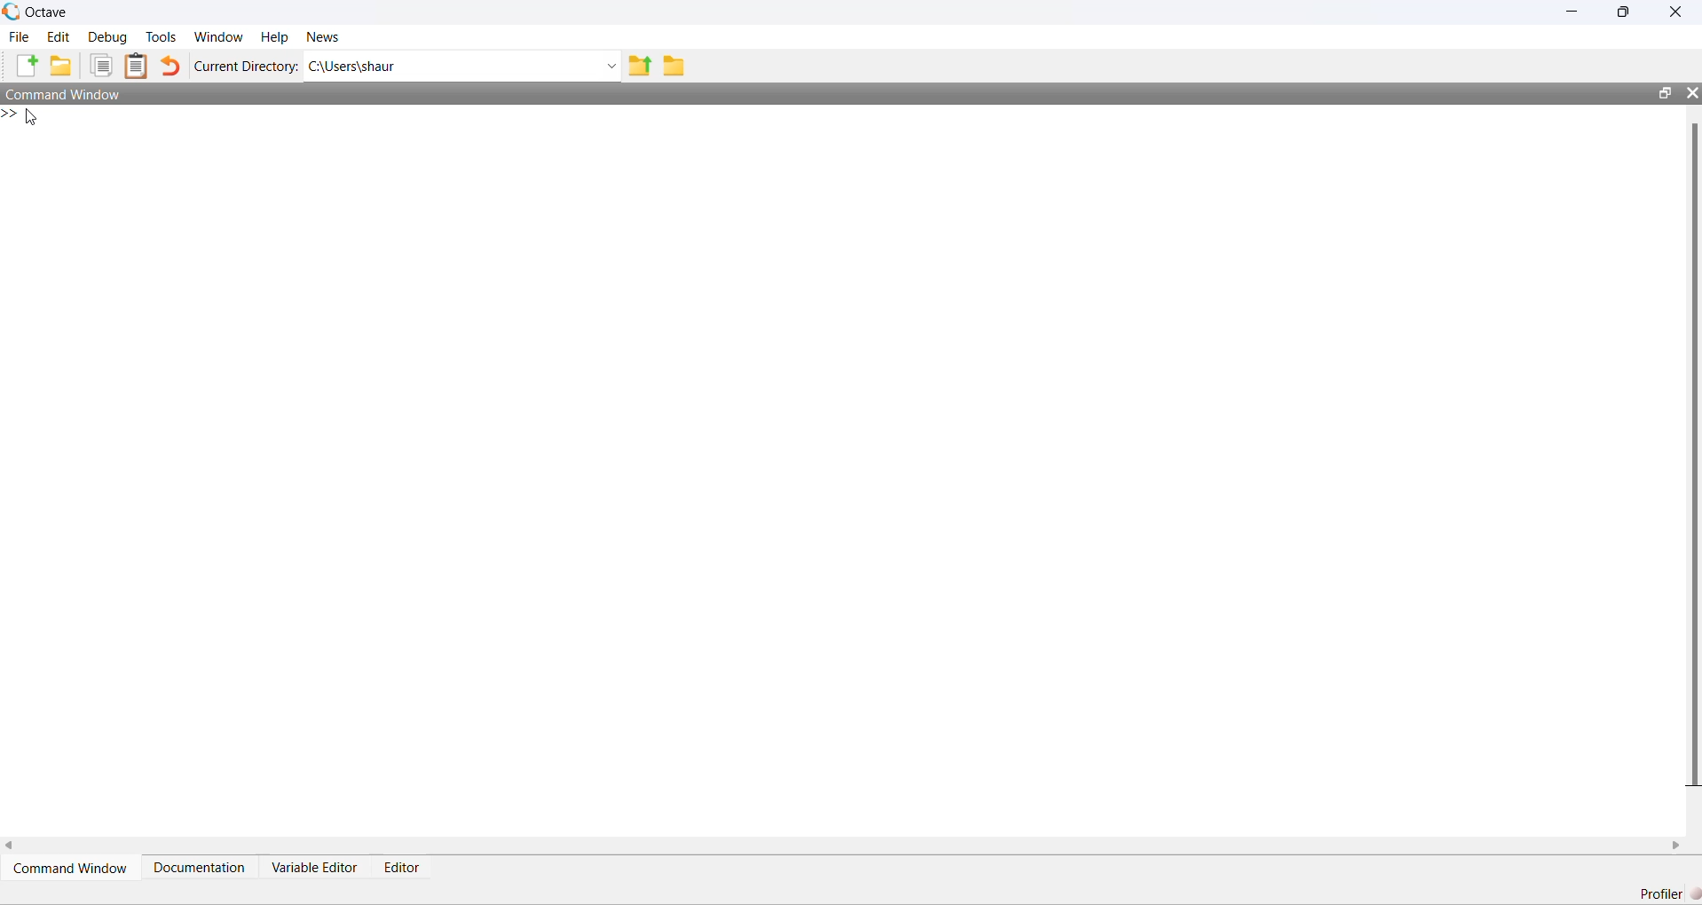 This screenshot has width=1702, height=905. I want to click on close, so click(1675, 11).